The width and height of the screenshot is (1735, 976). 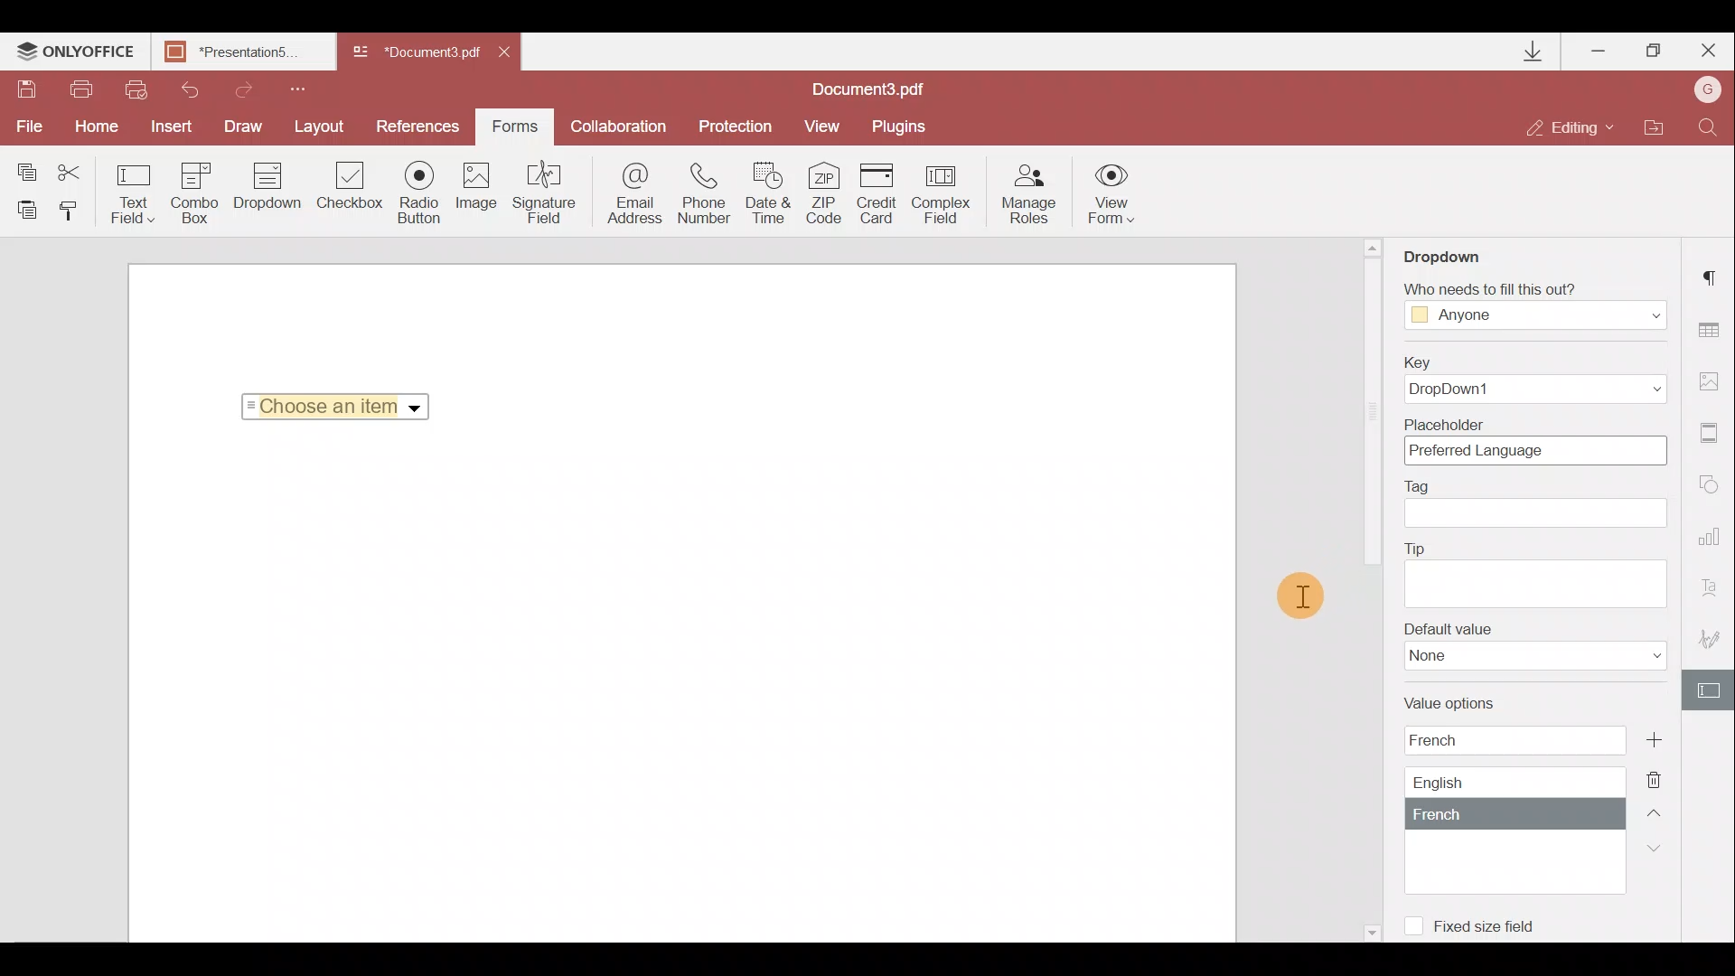 I want to click on Cursor, so click(x=1299, y=601).